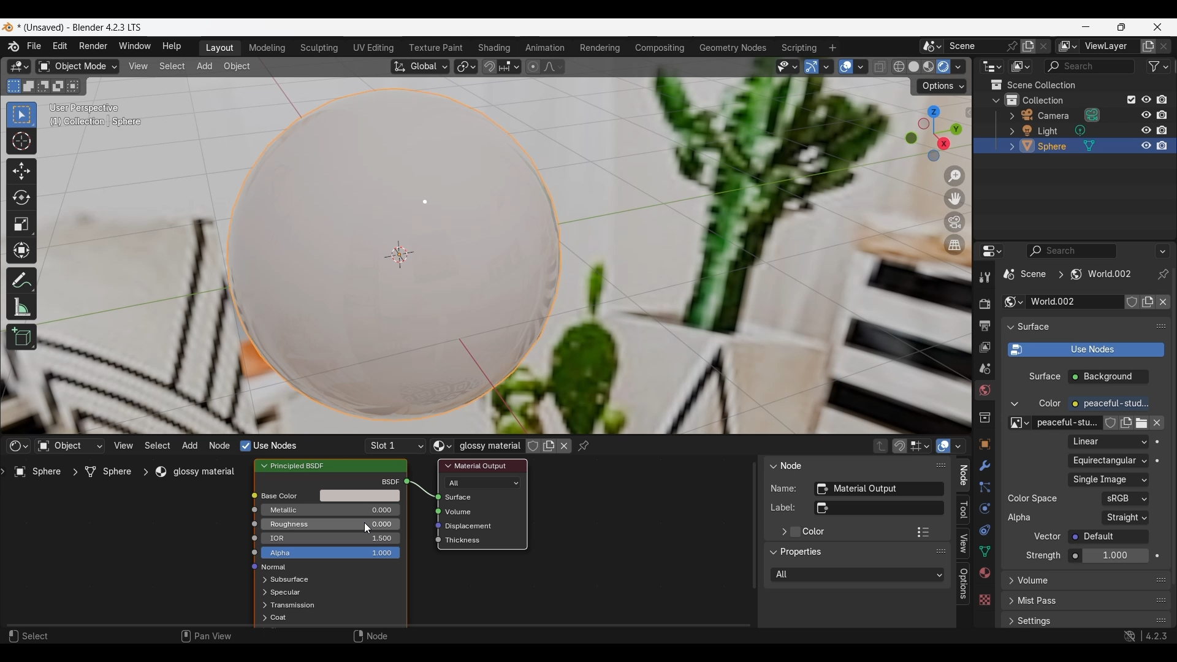 Image resolution: width=1177 pixels, height=662 pixels. I want to click on Edit sphere options, so click(1027, 146).